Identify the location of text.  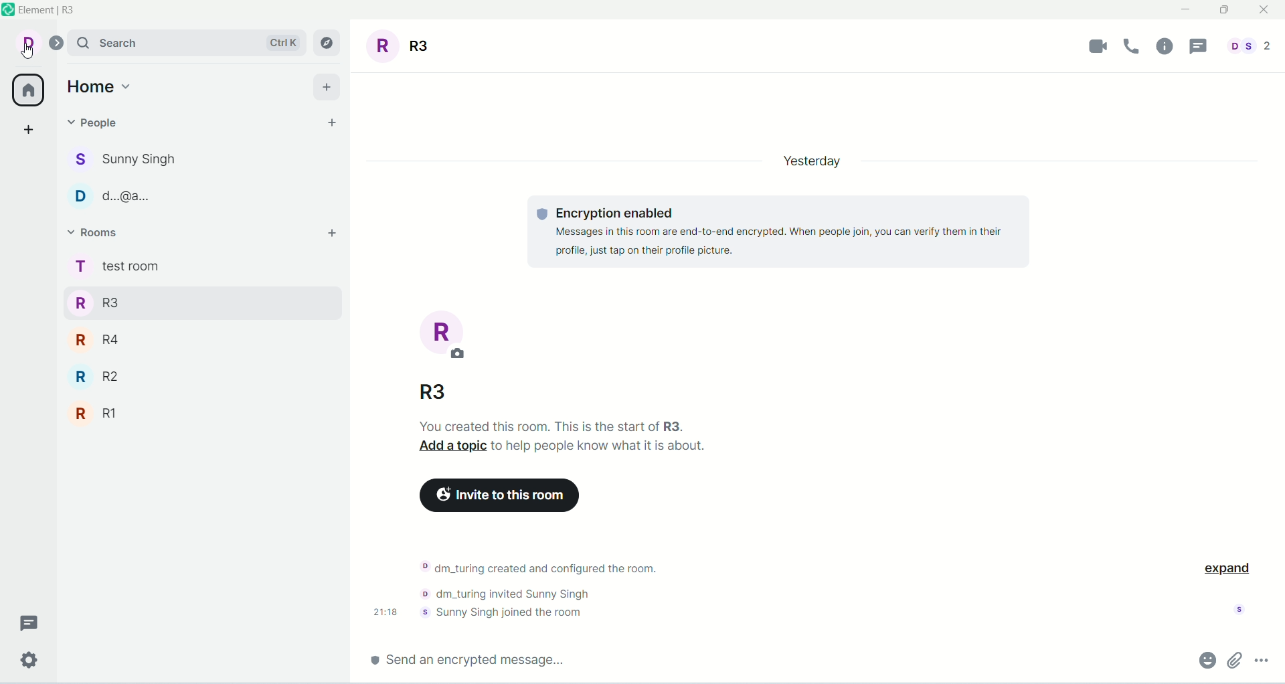
(547, 589).